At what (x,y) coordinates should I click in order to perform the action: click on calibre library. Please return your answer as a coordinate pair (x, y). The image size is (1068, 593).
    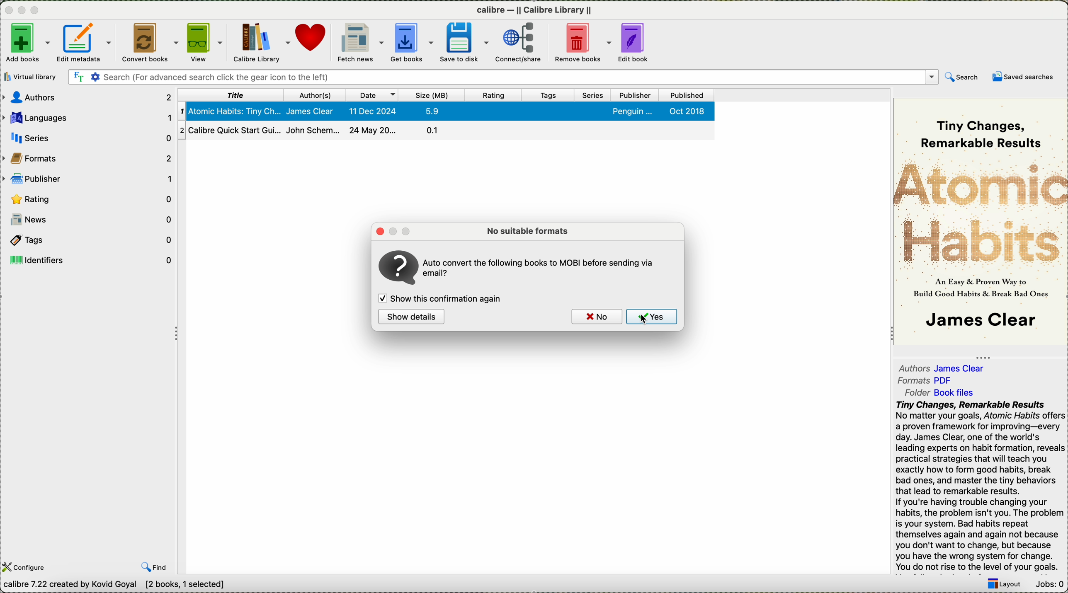
    Looking at the image, I should click on (262, 41).